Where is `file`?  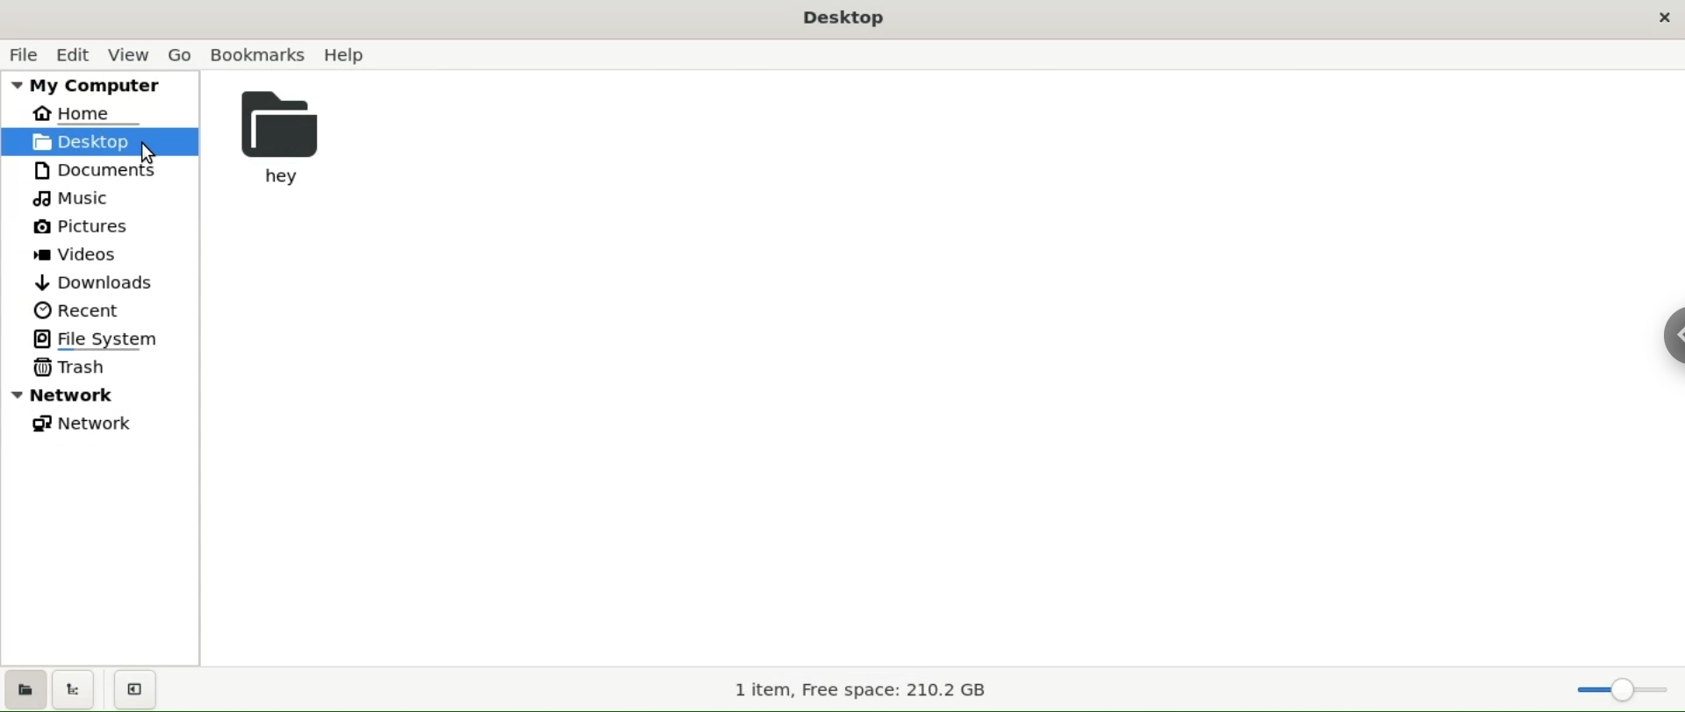 file is located at coordinates (22, 55).